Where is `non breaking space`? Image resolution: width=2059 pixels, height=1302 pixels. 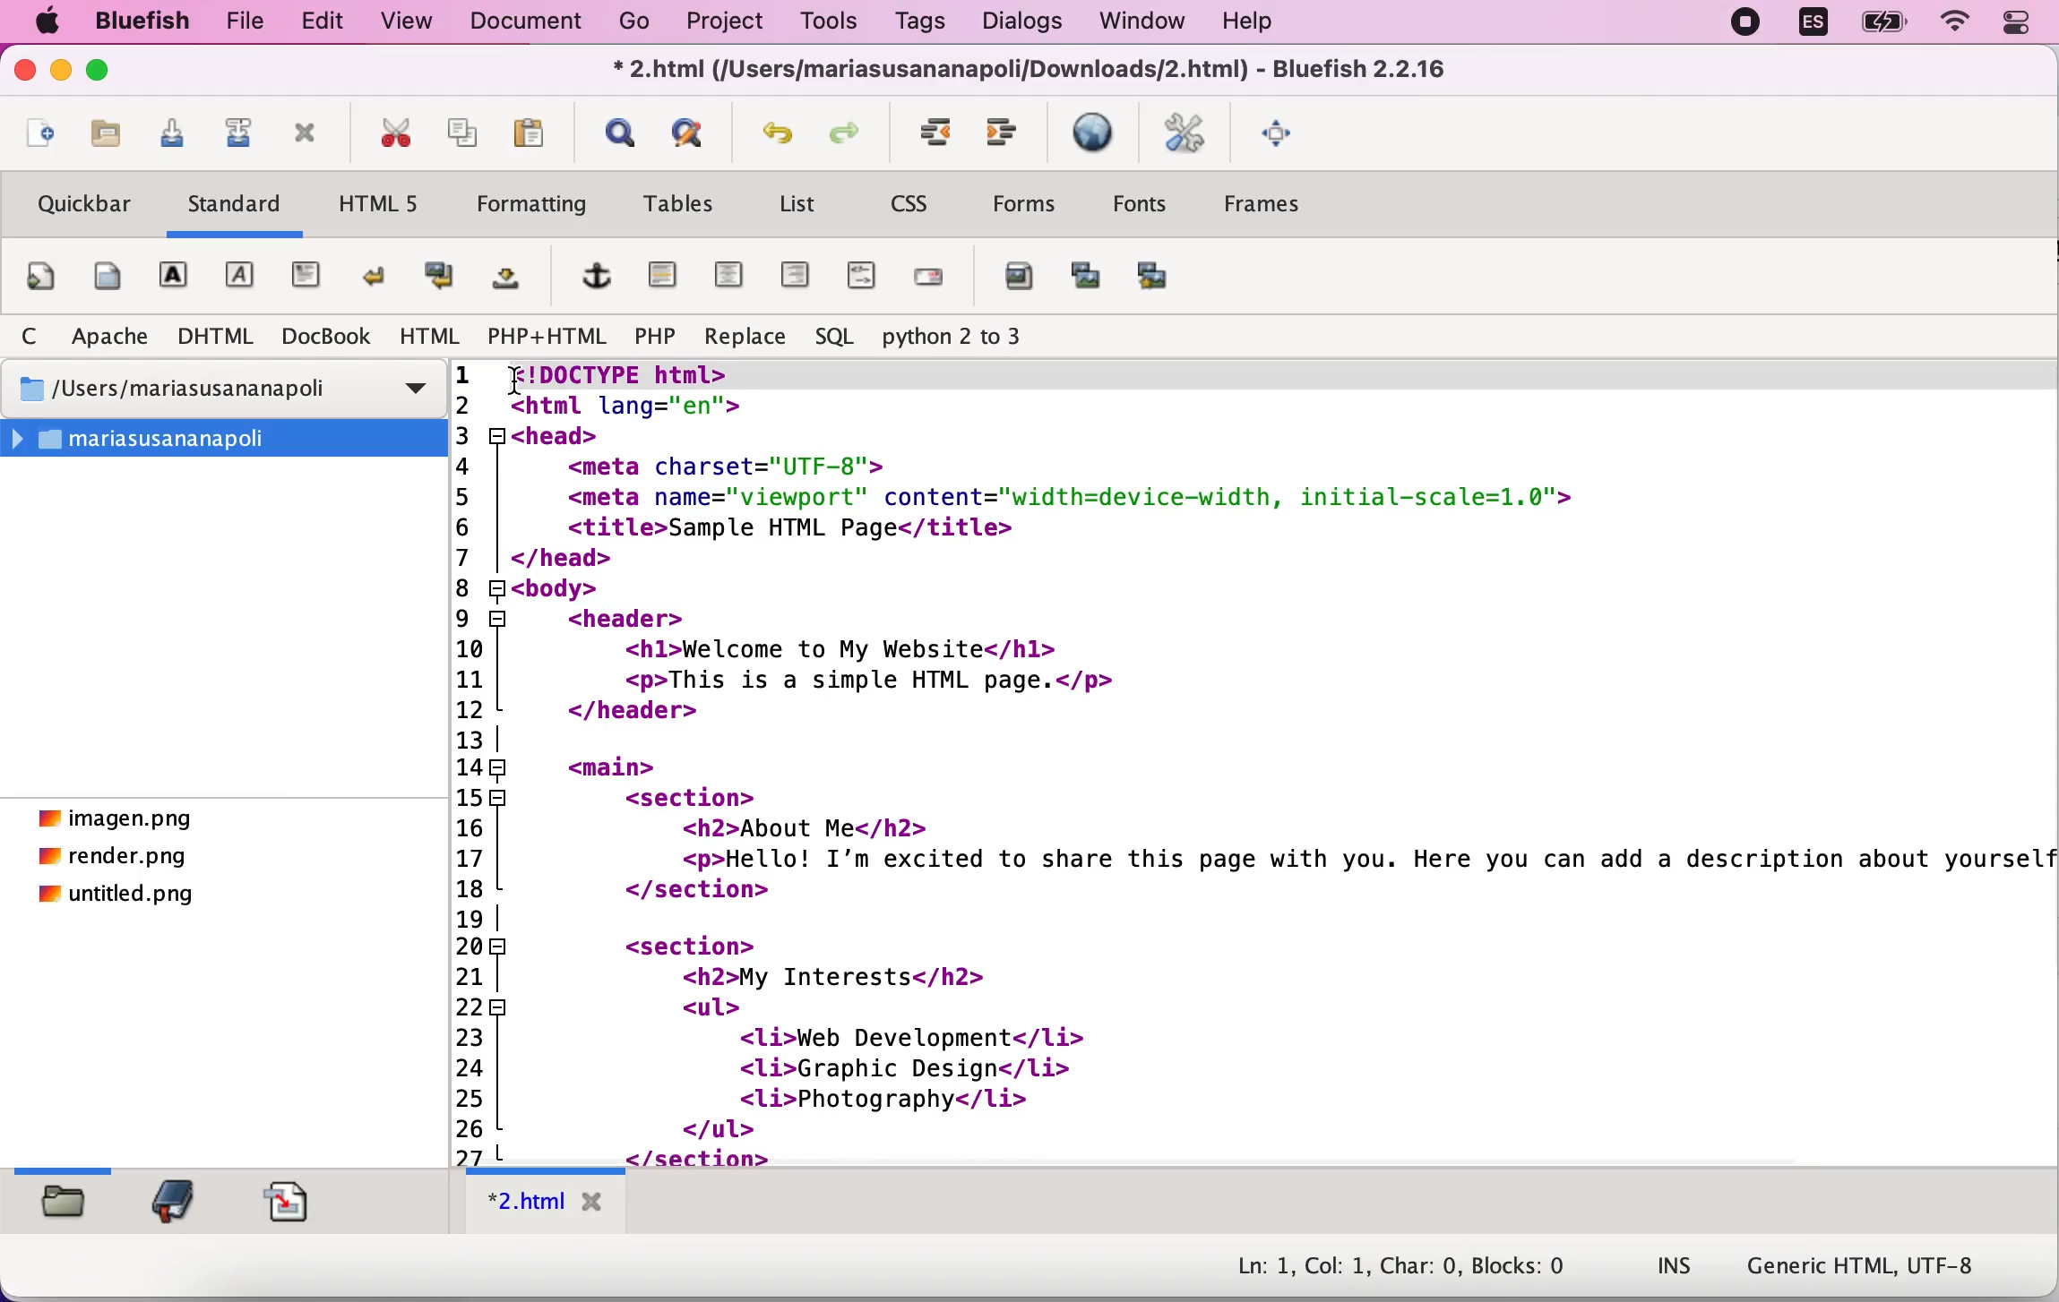 non breaking space is located at coordinates (504, 284).